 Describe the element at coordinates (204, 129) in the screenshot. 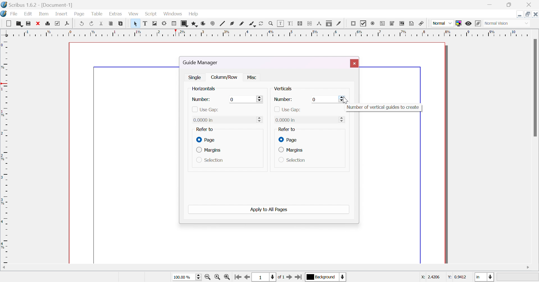

I see `refer to` at that location.